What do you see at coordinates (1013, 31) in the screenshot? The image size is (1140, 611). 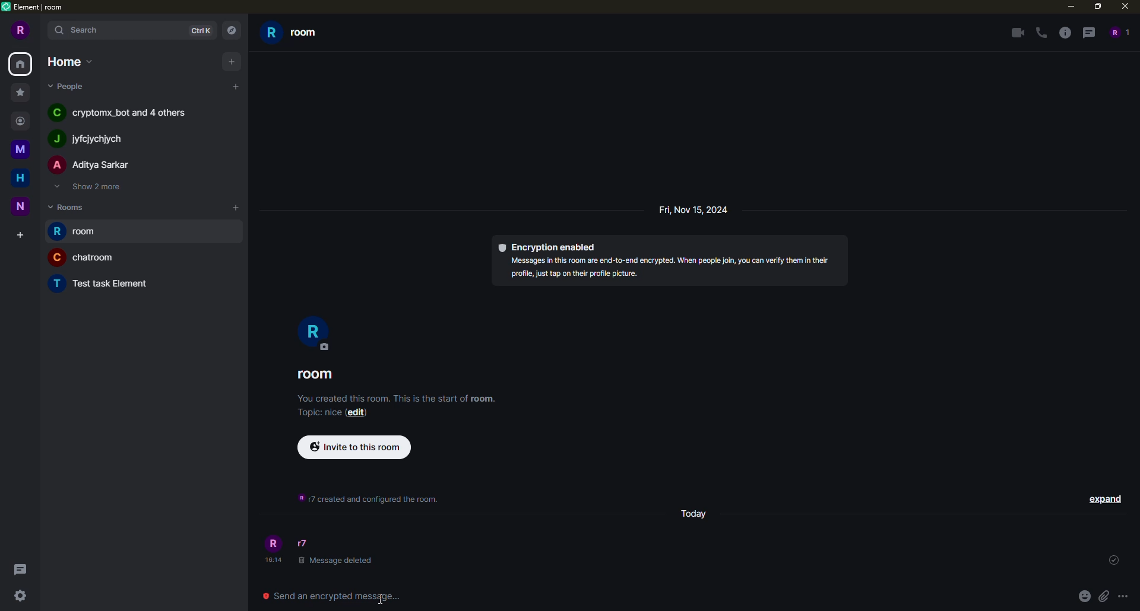 I see `video call` at bounding box center [1013, 31].